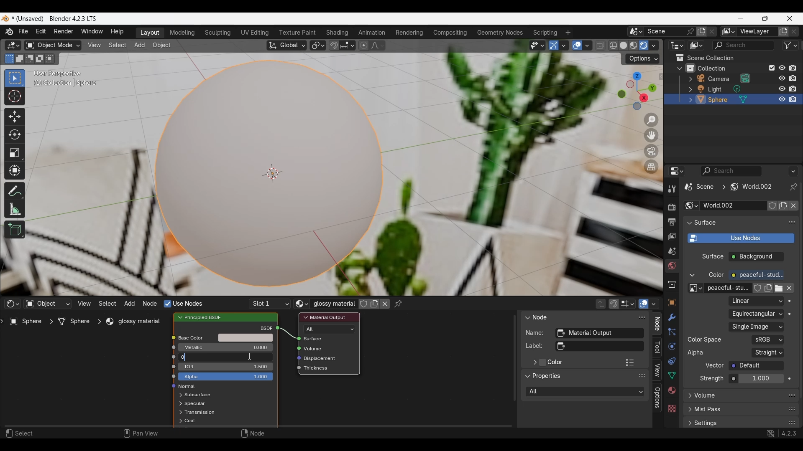 The width and height of the screenshot is (803, 451). Describe the element at coordinates (671, 251) in the screenshot. I see `Scene properties` at that location.